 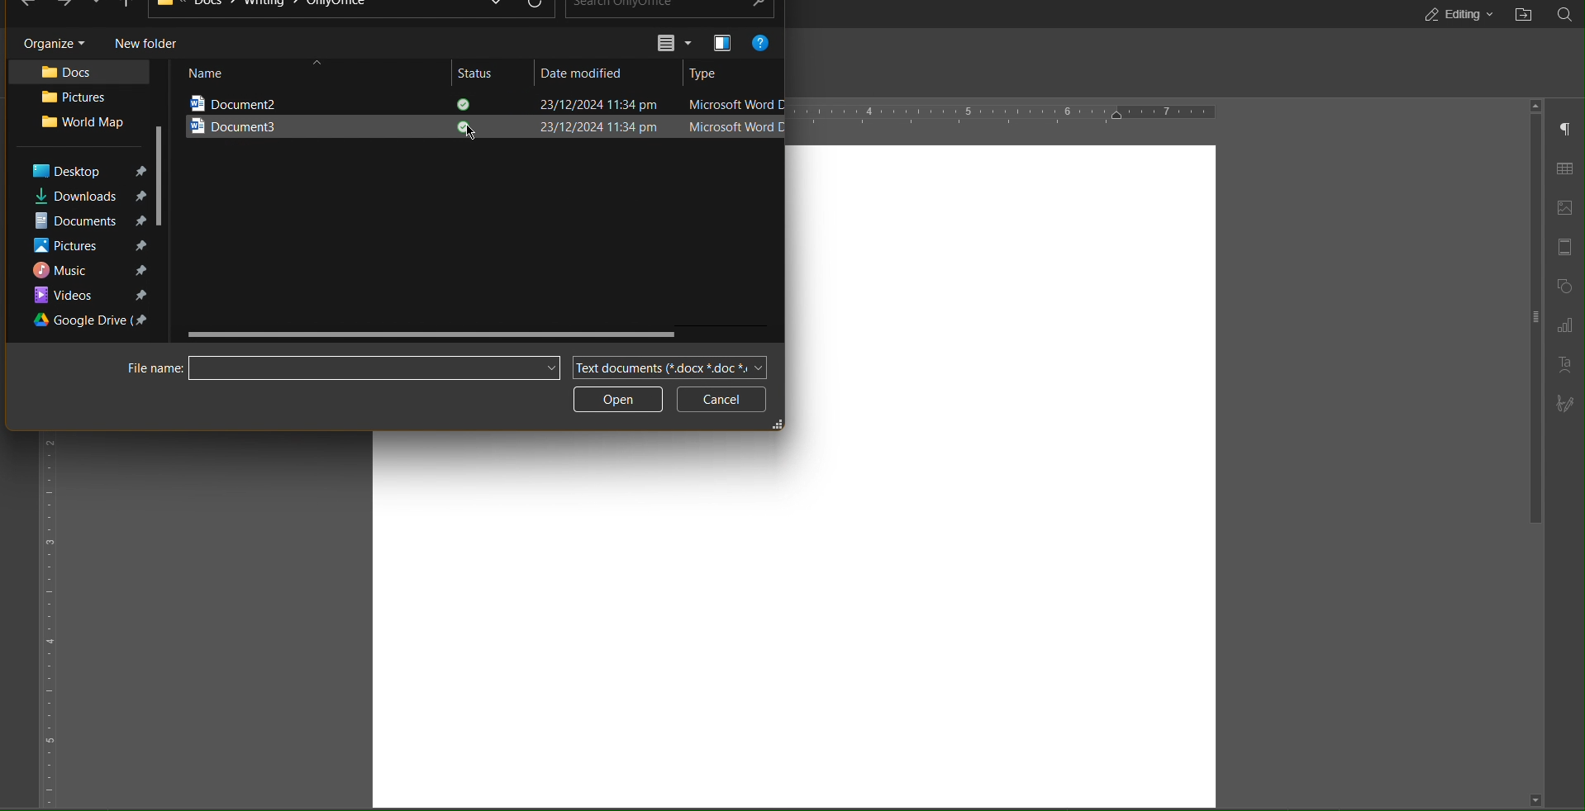 I want to click on Document Type, so click(x=670, y=367).